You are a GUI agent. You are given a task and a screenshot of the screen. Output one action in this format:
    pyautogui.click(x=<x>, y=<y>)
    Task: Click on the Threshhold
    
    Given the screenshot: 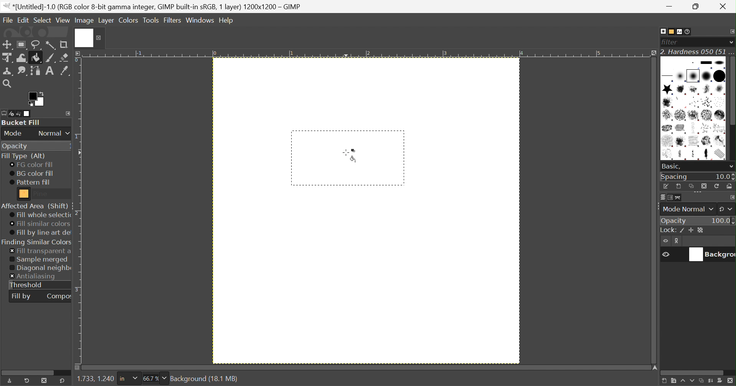 What is the action you would take?
    pyautogui.click(x=26, y=285)
    